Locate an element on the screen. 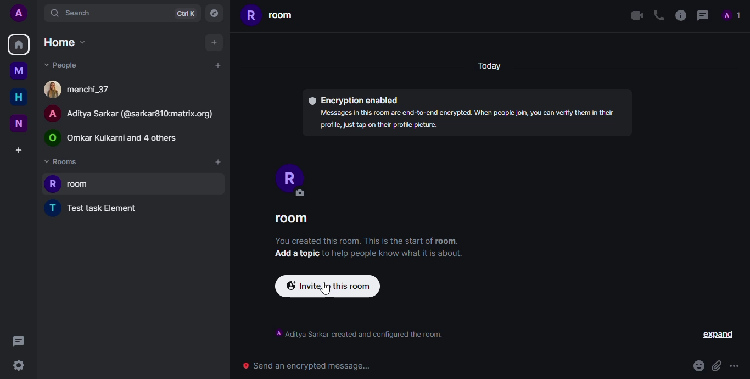 This screenshot has width=750, height=379. threads is located at coordinates (18, 341).